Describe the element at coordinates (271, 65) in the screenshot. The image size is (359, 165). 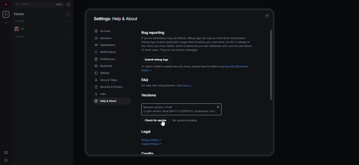
I see `scroll bar` at that location.